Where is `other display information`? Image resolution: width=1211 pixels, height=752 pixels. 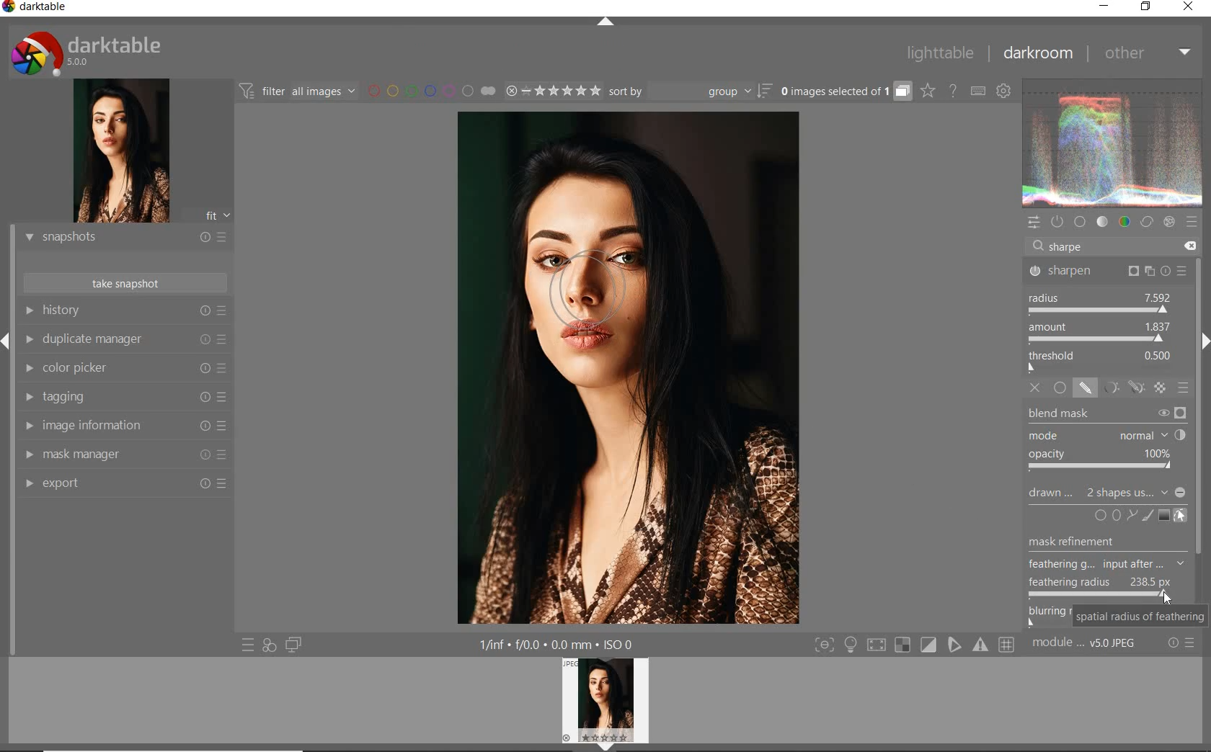
other display information is located at coordinates (560, 645).